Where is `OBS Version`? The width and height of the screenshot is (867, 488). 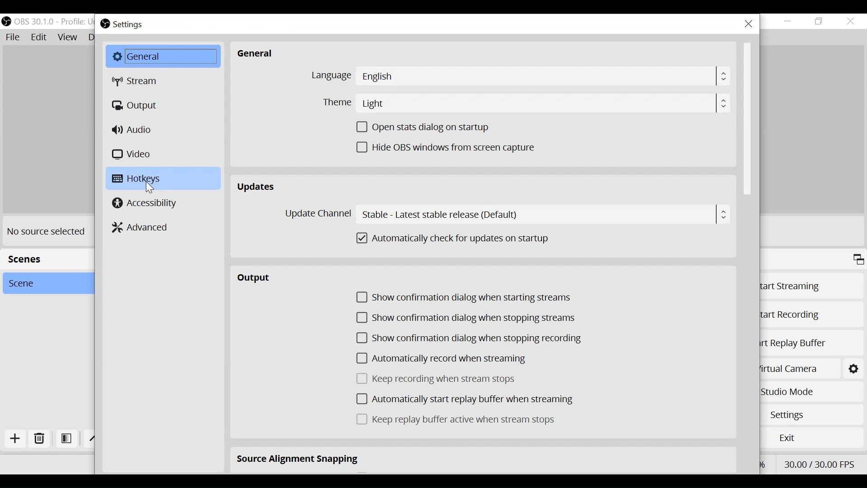
OBS Version is located at coordinates (53, 22).